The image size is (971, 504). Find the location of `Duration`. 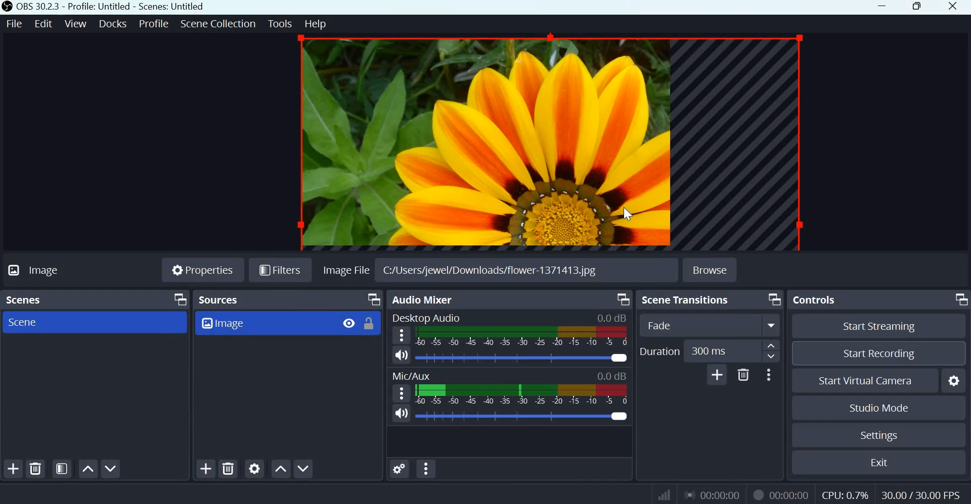

Duration is located at coordinates (660, 351).